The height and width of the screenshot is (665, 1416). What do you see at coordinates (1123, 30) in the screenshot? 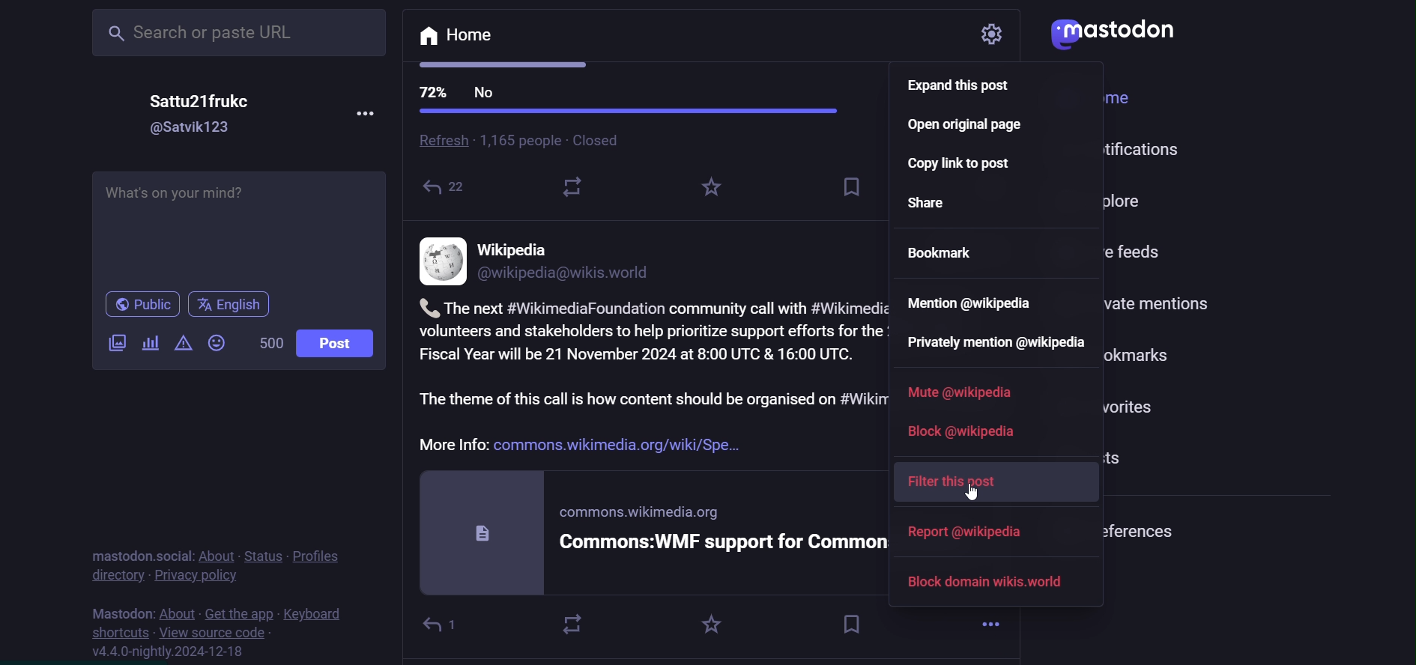
I see `logo` at bounding box center [1123, 30].